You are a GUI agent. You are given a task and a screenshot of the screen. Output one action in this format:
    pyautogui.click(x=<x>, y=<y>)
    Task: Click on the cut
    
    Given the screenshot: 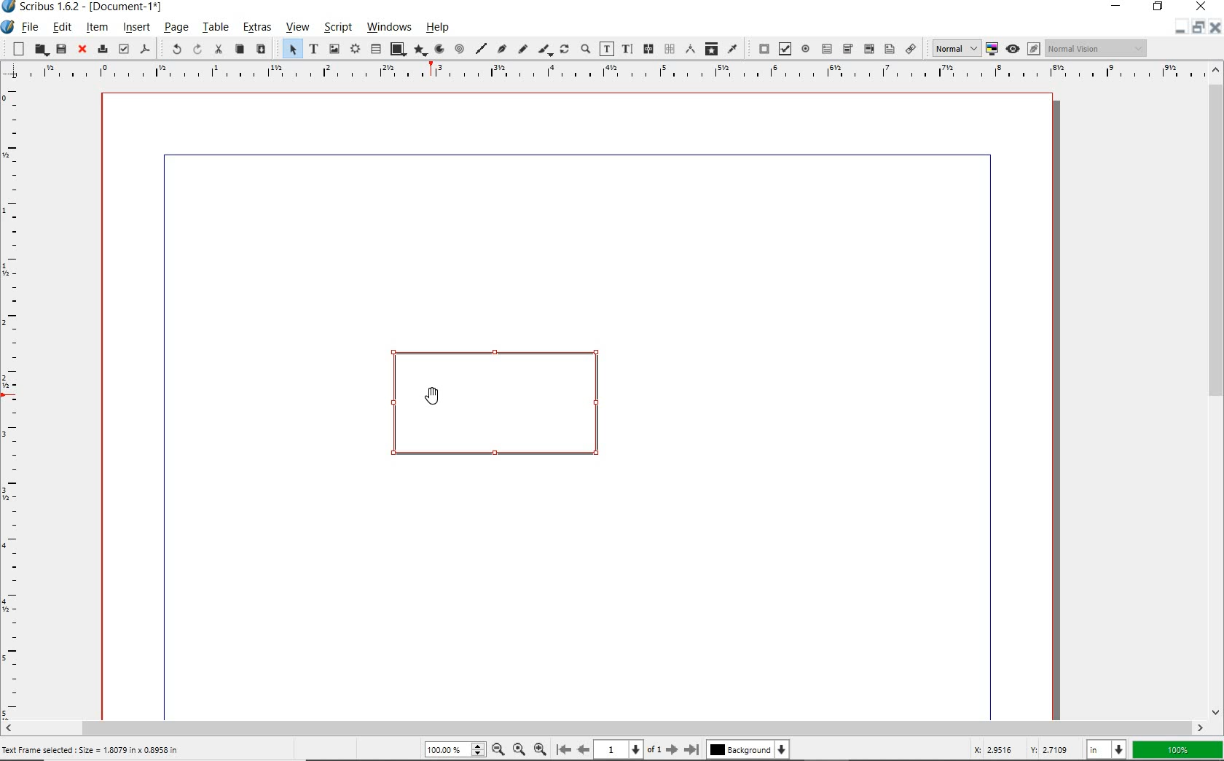 What is the action you would take?
    pyautogui.click(x=218, y=49)
    